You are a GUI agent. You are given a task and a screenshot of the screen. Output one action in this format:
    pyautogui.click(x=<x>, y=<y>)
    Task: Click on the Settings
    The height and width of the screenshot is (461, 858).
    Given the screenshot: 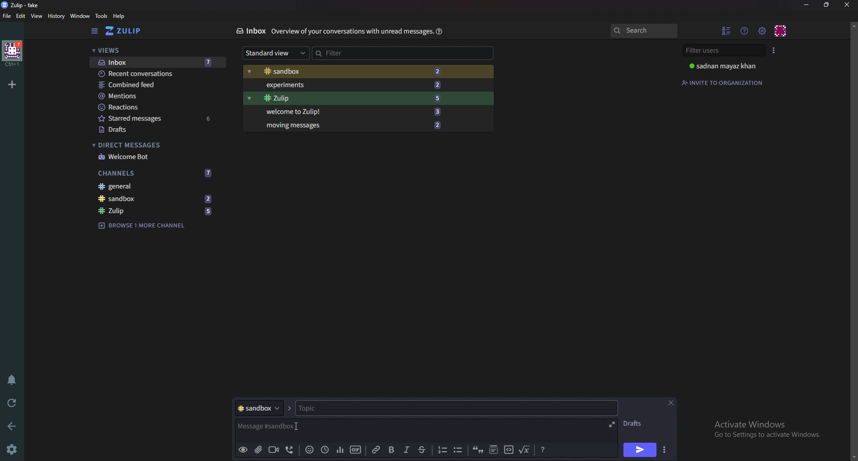 What is the action you would take?
    pyautogui.click(x=13, y=449)
    